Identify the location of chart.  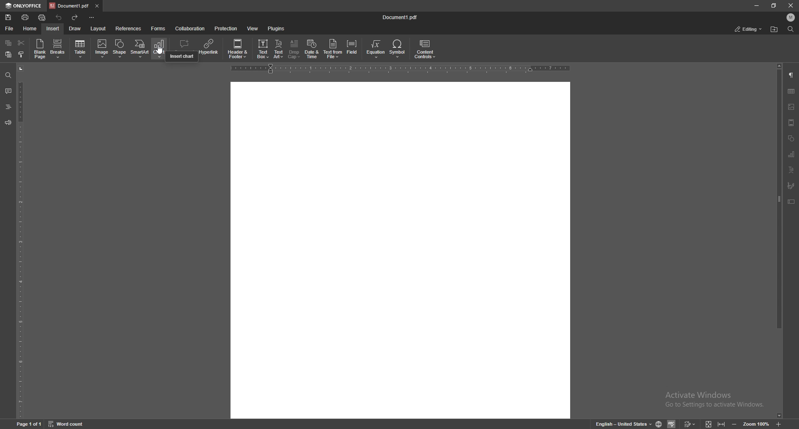
(792, 154).